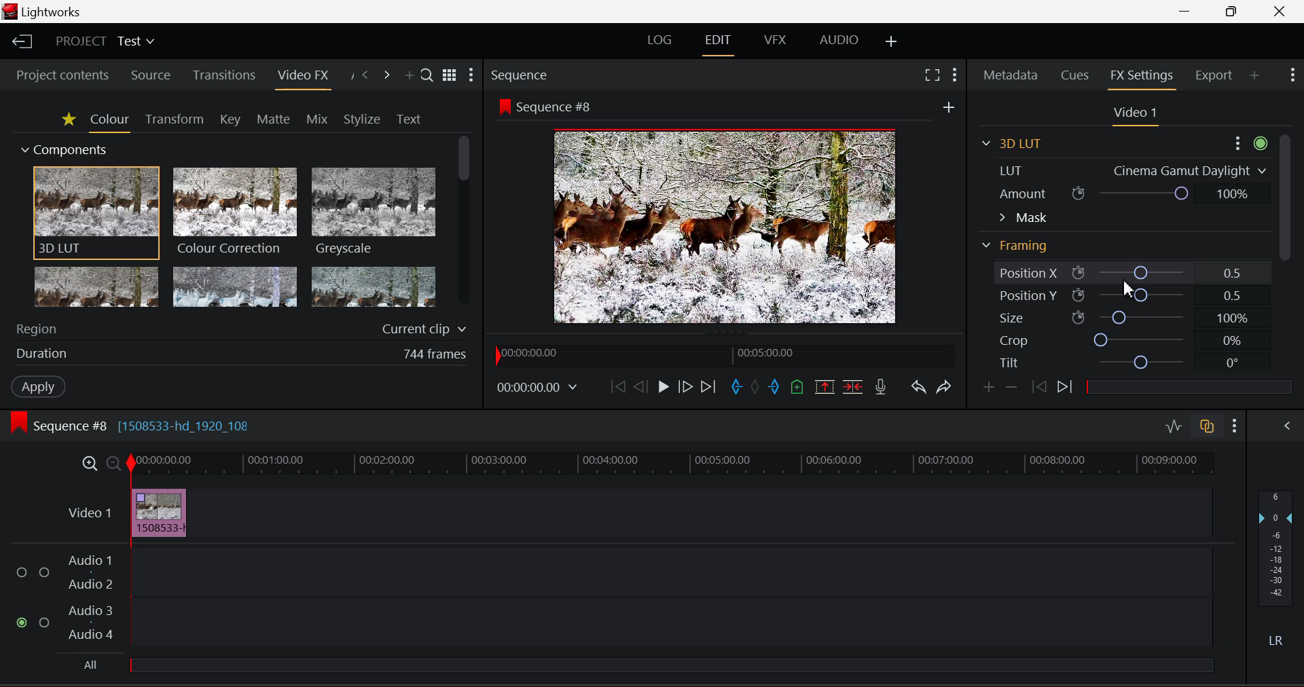  Describe the element at coordinates (1284, 12) in the screenshot. I see `Close` at that location.